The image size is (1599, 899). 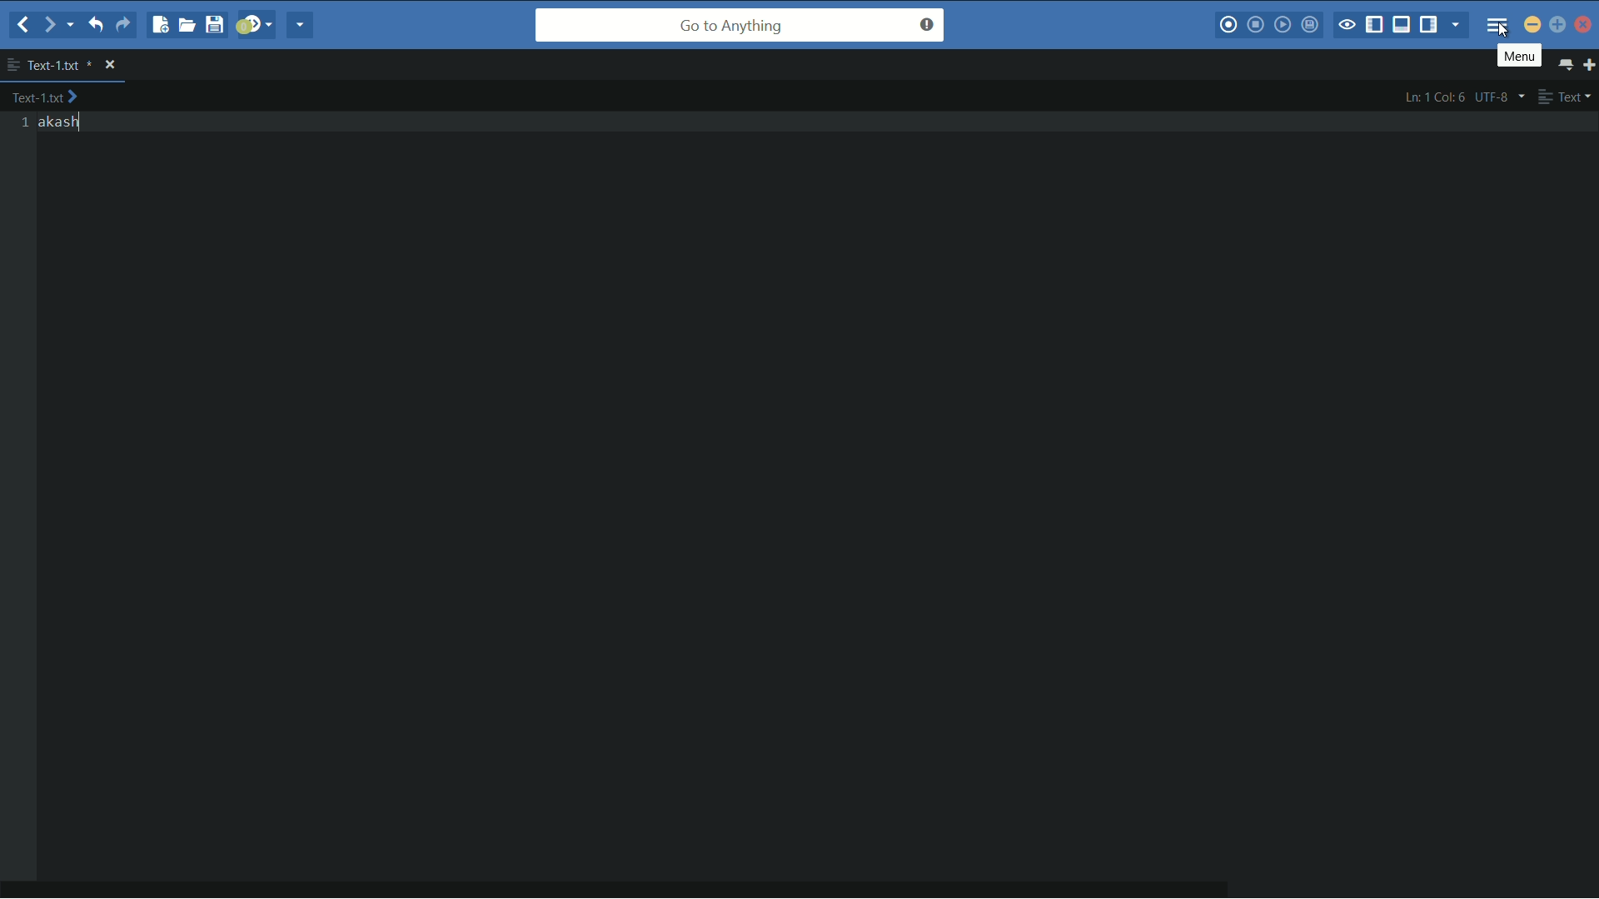 What do you see at coordinates (257, 25) in the screenshot?
I see `jump to next syntax checking result` at bounding box center [257, 25].